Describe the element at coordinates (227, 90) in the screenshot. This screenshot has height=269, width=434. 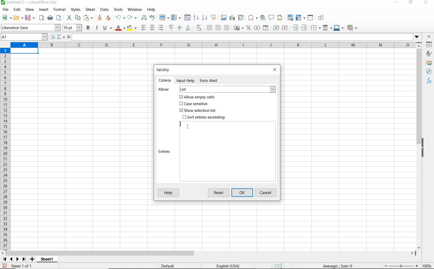
I see `list` at that location.